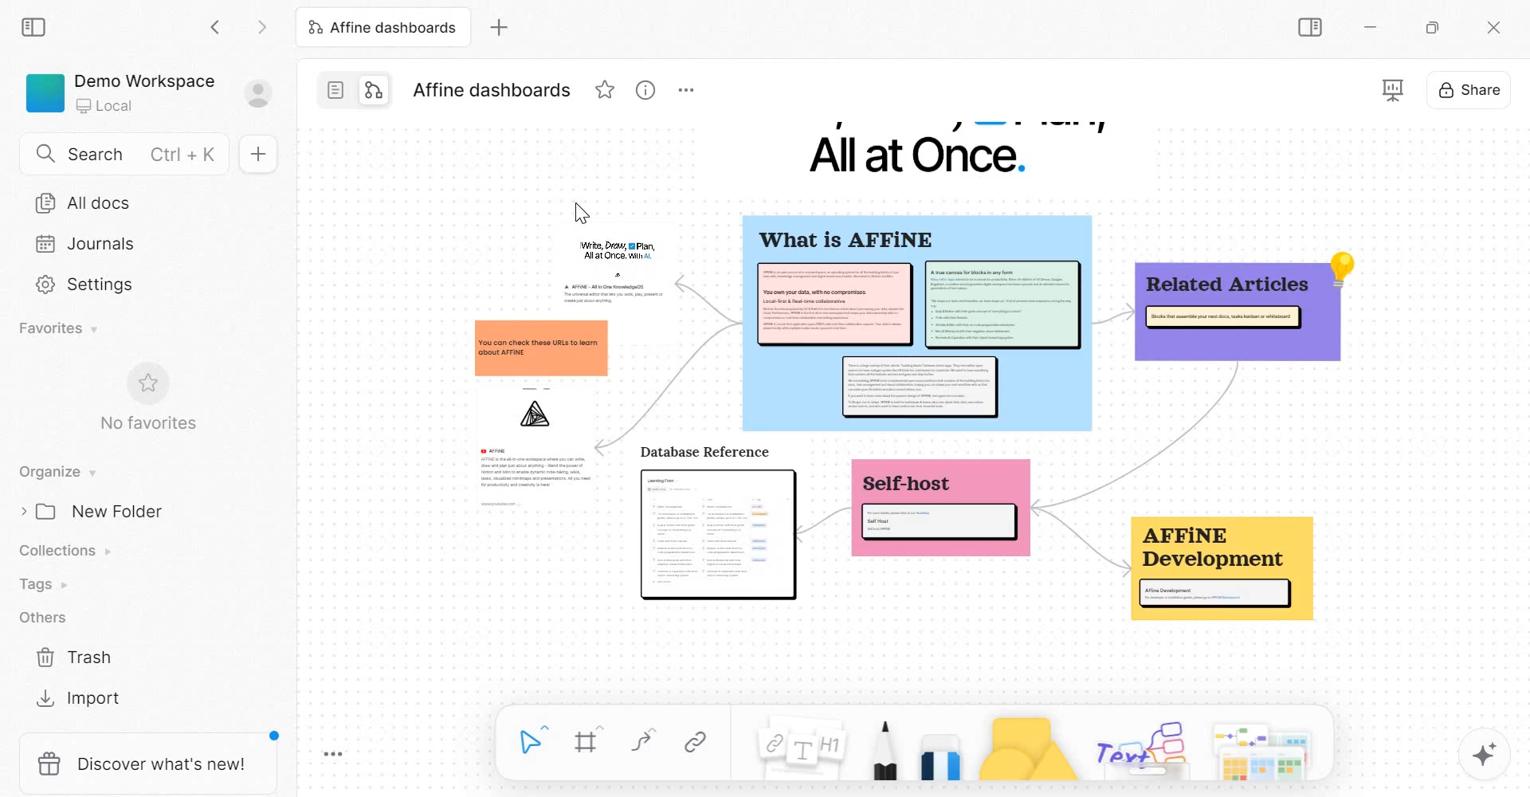 The image size is (1530, 797). Describe the element at coordinates (335, 89) in the screenshot. I see `page mode` at that location.